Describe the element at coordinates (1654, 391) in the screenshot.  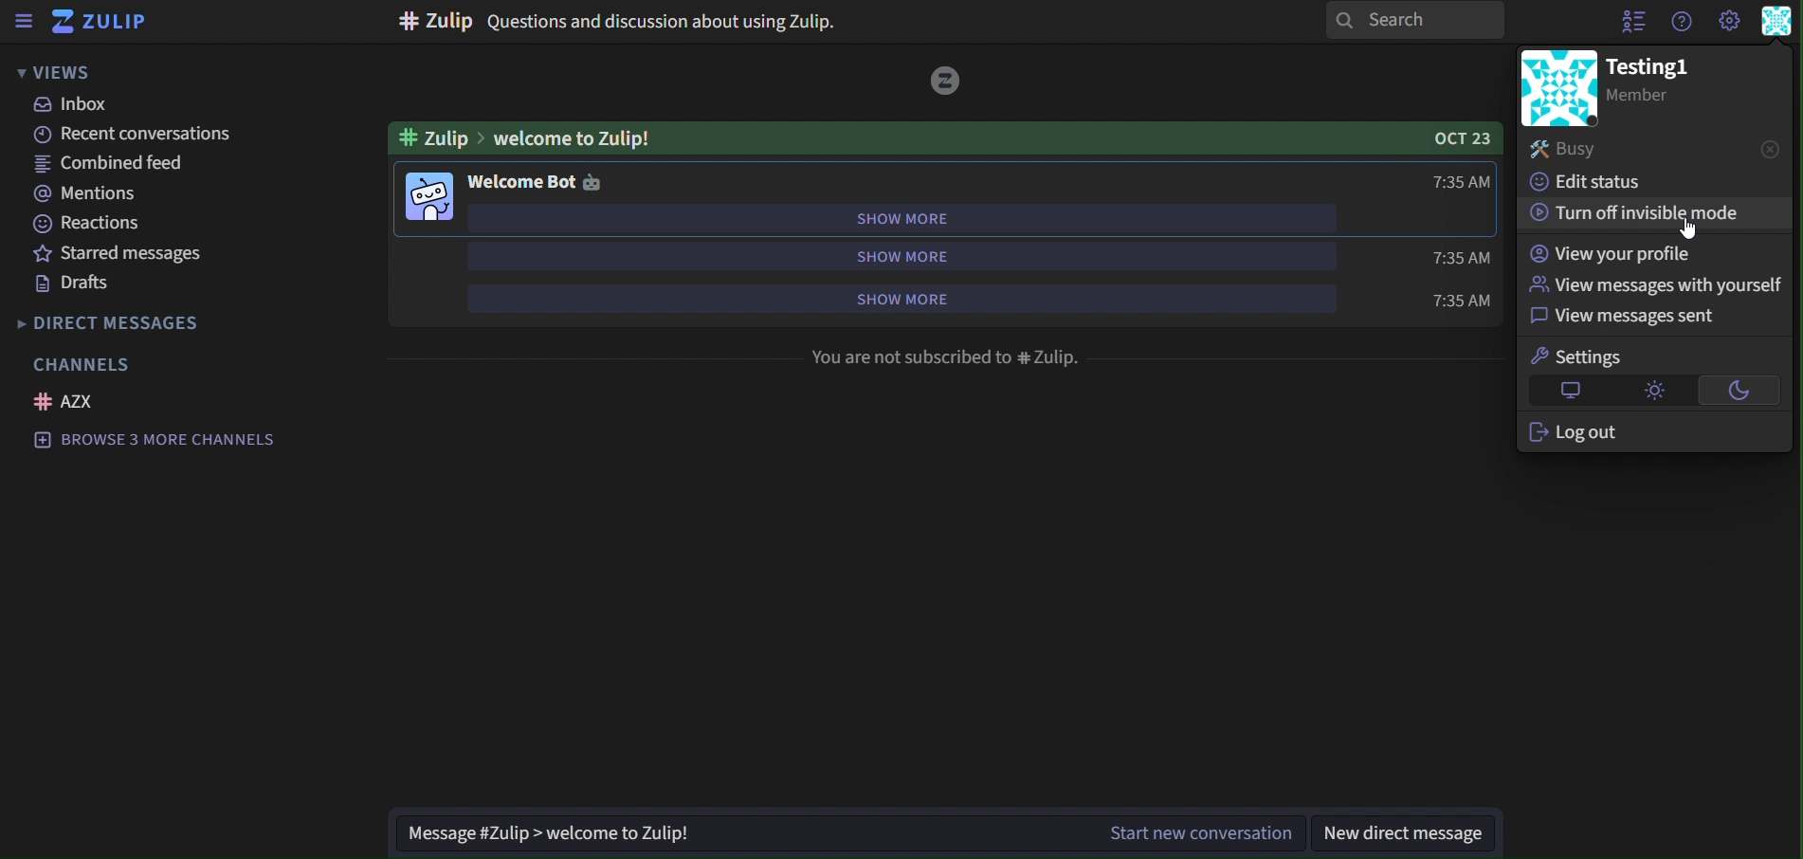
I see `light theme` at that location.